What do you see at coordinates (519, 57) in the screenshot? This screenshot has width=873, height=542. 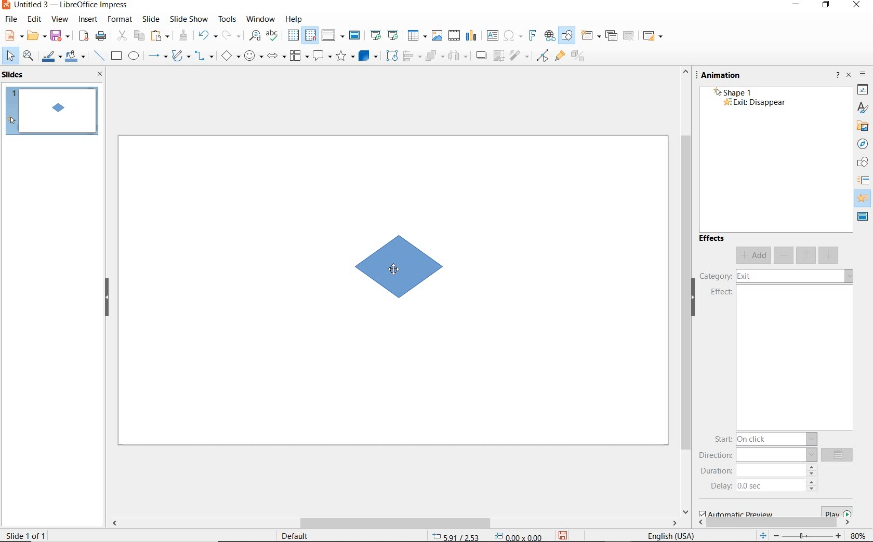 I see `filter` at bounding box center [519, 57].